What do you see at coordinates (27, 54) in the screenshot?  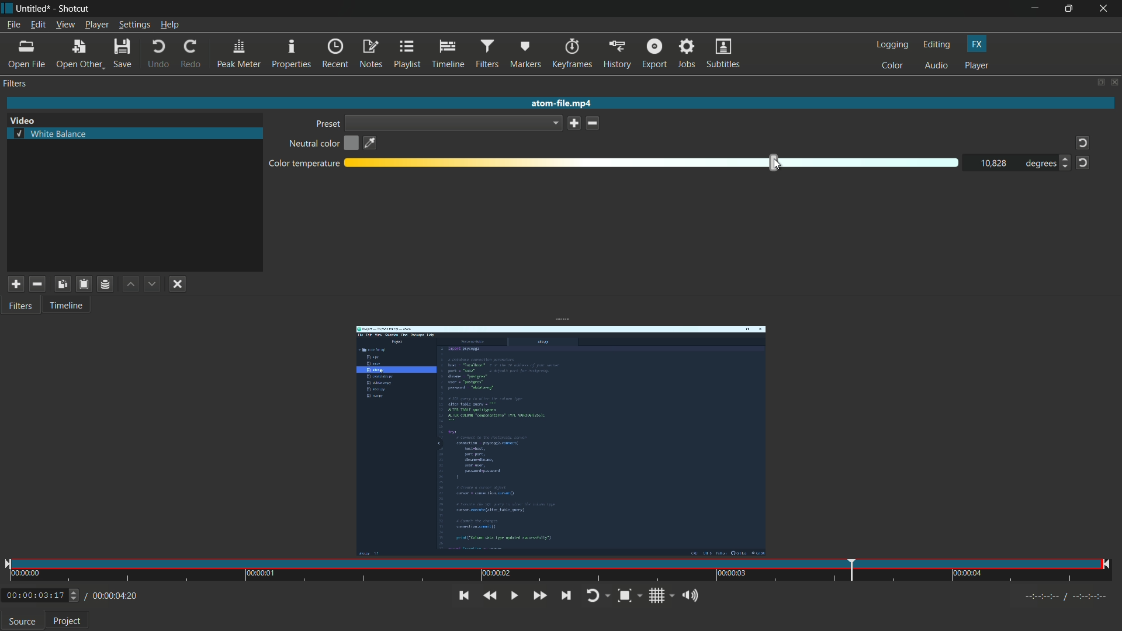 I see `open file` at bounding box center [27, 54].